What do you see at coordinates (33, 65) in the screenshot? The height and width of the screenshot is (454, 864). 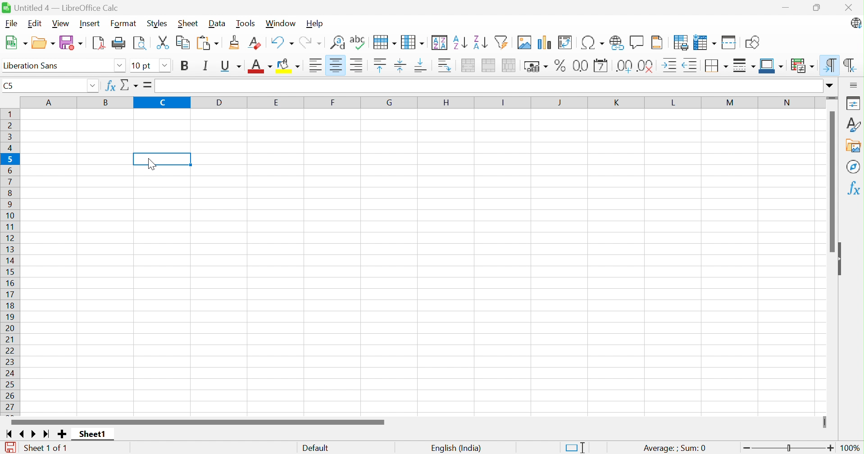 I see `Liberation Sans` at bounding box center [33, 65].